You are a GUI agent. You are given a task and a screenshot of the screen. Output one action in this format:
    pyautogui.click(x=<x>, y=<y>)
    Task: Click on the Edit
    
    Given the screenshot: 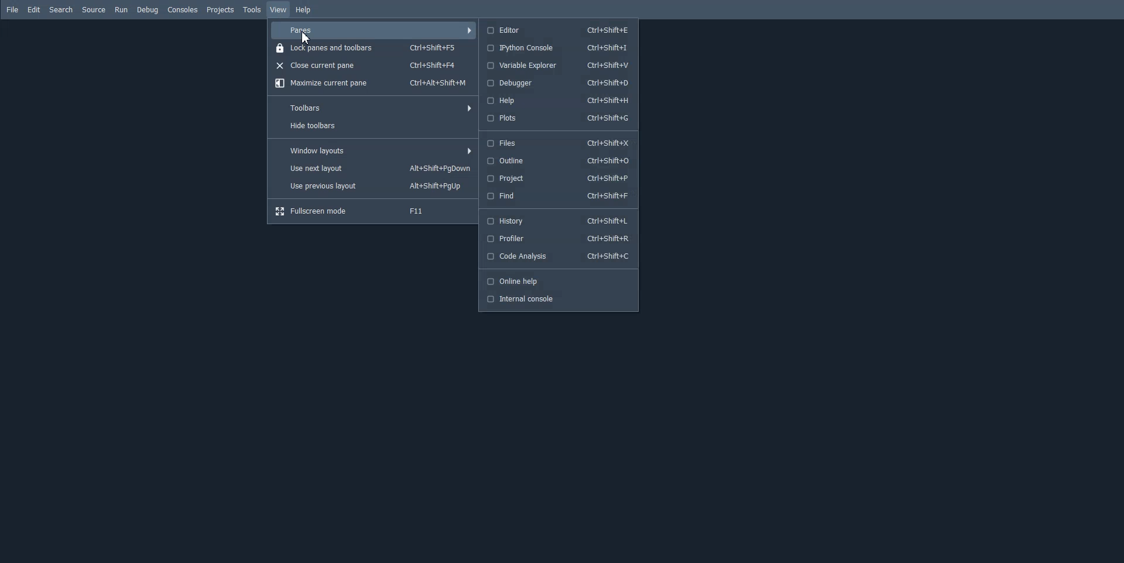 What is the action you would take?
    pyautogui.click(x=34, y=9)
    